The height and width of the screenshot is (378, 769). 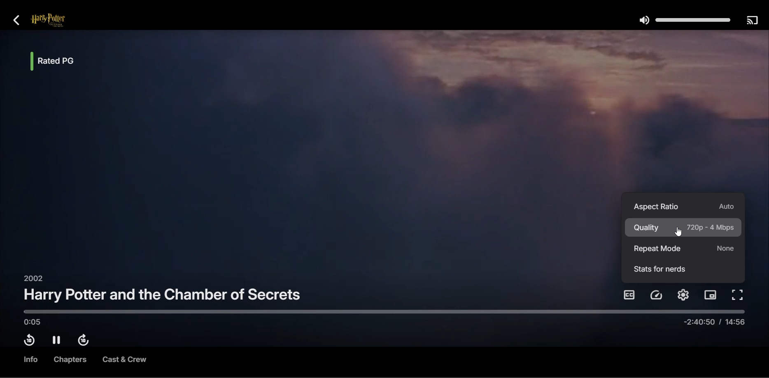 I want to click on cursor, so click(x=678, y=232).